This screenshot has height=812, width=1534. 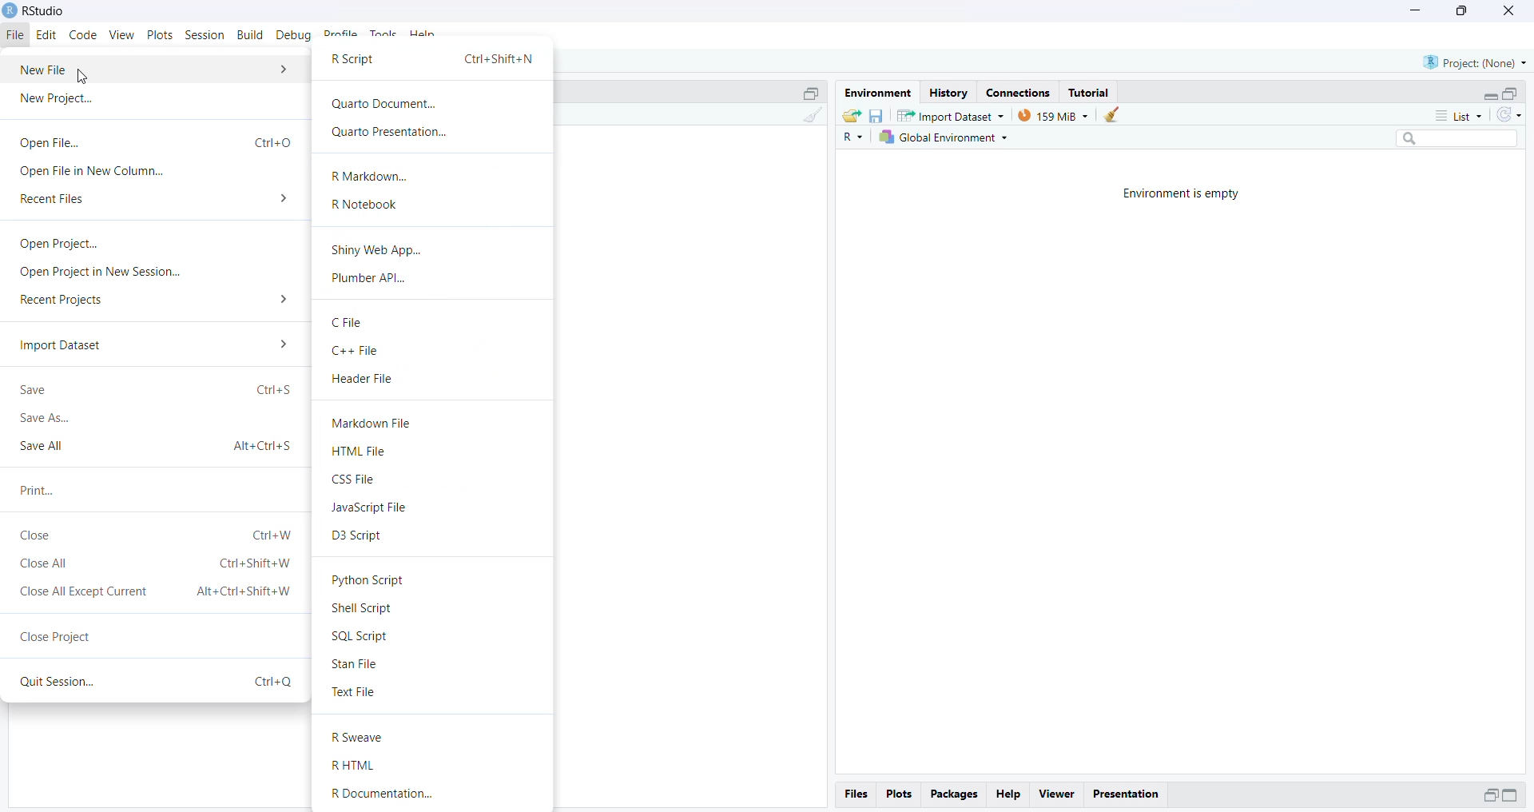 I want to click on close, so click(x=1506, y=10).